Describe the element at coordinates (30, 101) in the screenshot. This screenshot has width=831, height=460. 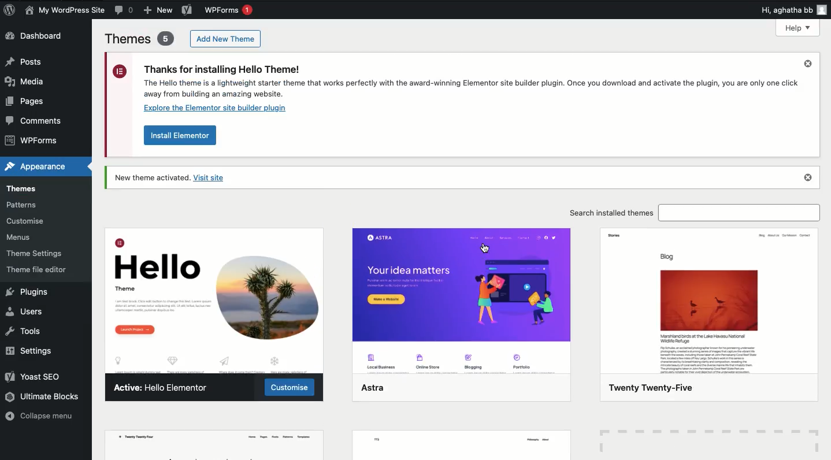
I see `Pages` at that location.